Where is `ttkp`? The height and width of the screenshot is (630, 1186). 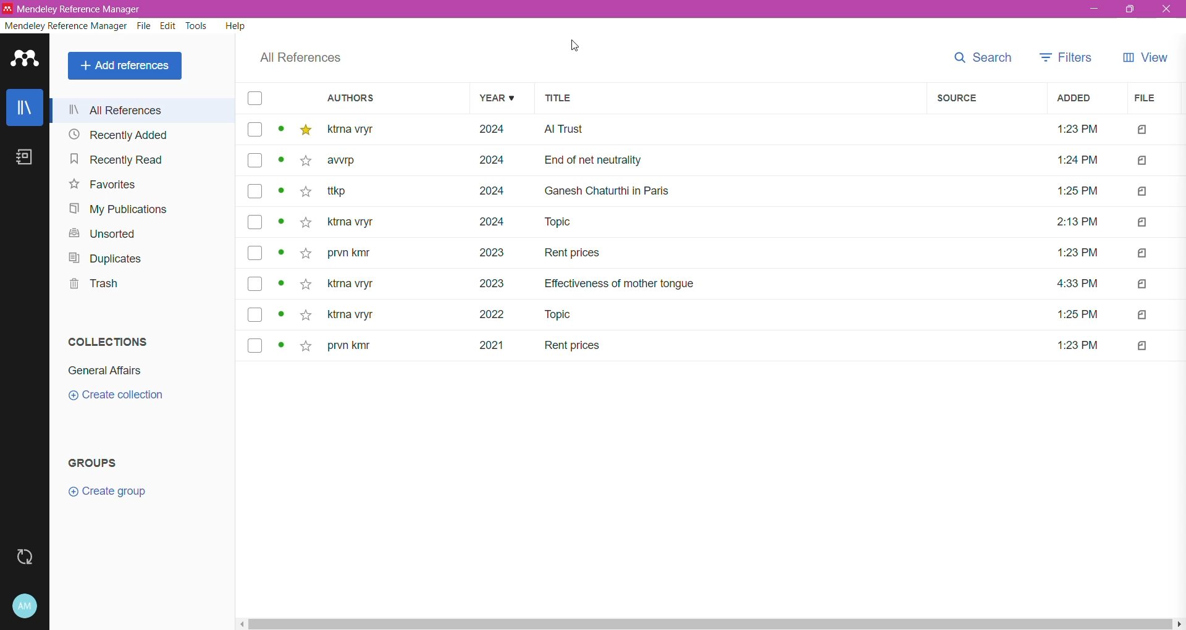
ttkp is located at coordinates (345, 191).